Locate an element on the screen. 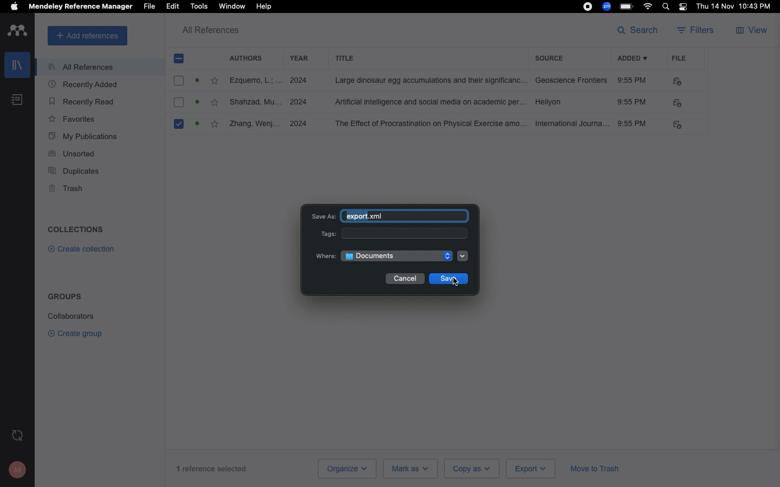  Save as is located at coordinates (323, 218).